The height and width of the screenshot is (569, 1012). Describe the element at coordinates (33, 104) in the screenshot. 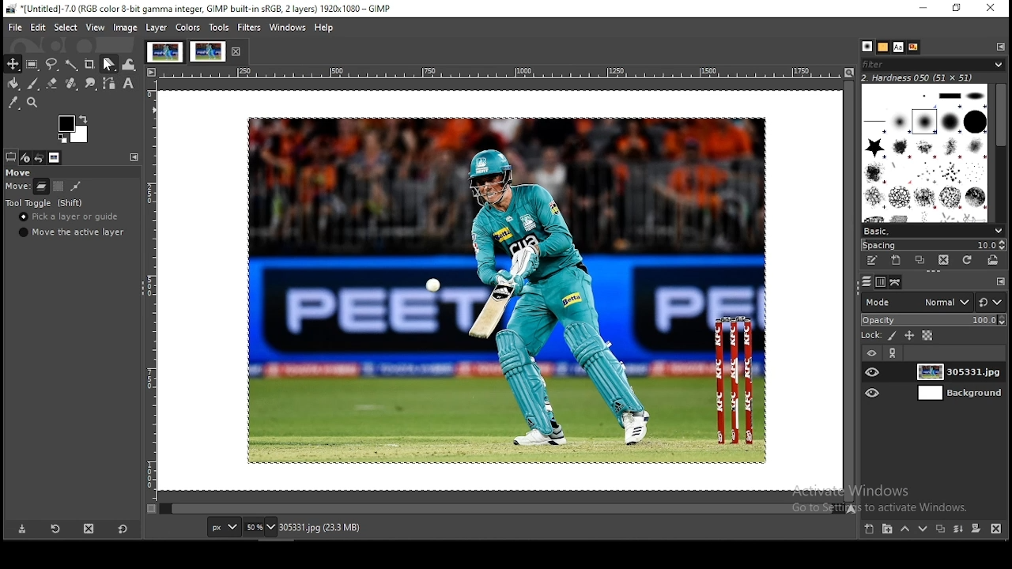

I see `zoom tool` at that location.